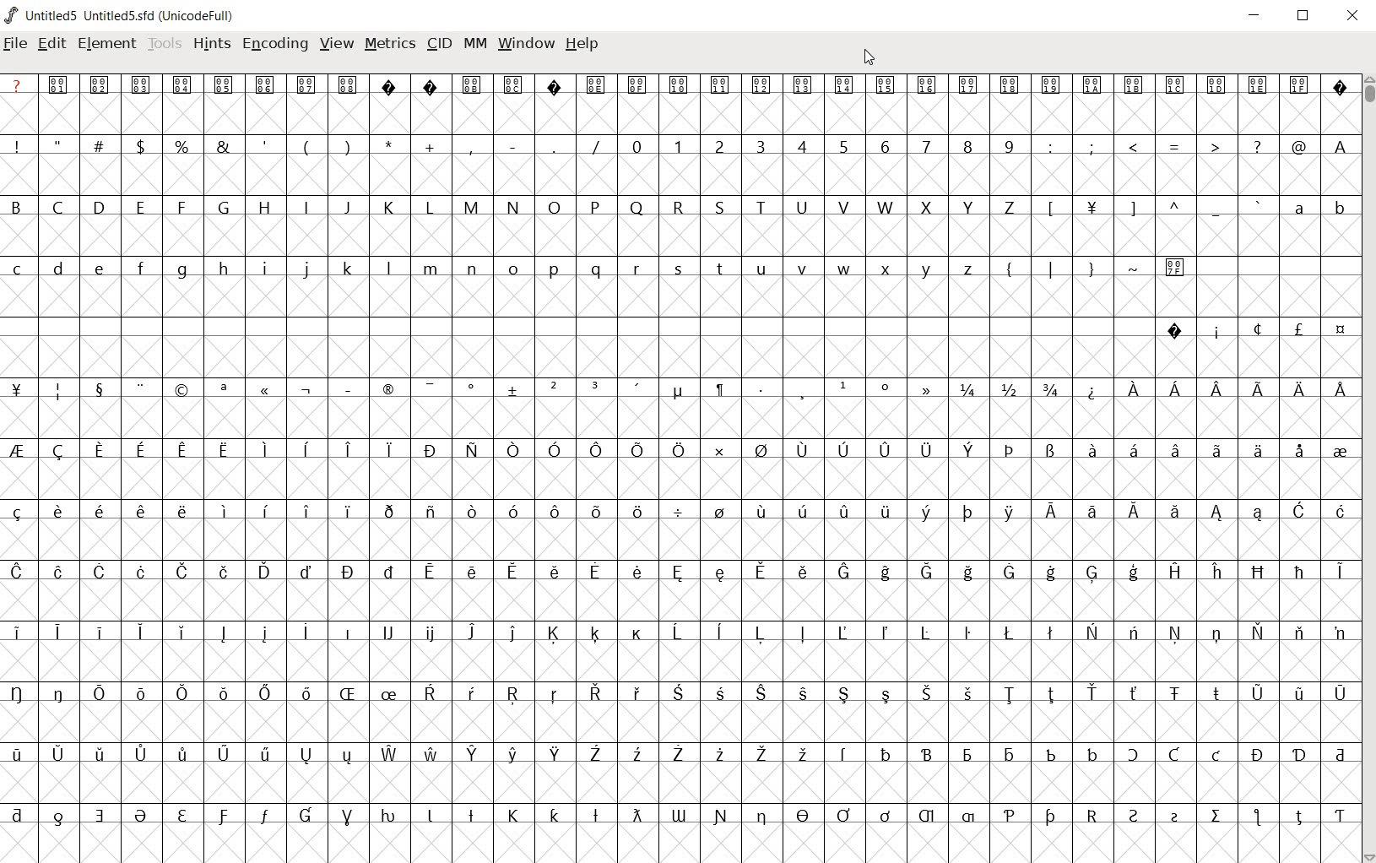 Image resolution: width=1376 pixels, height=863 pixels. I want to click on L, so click(430, 207).